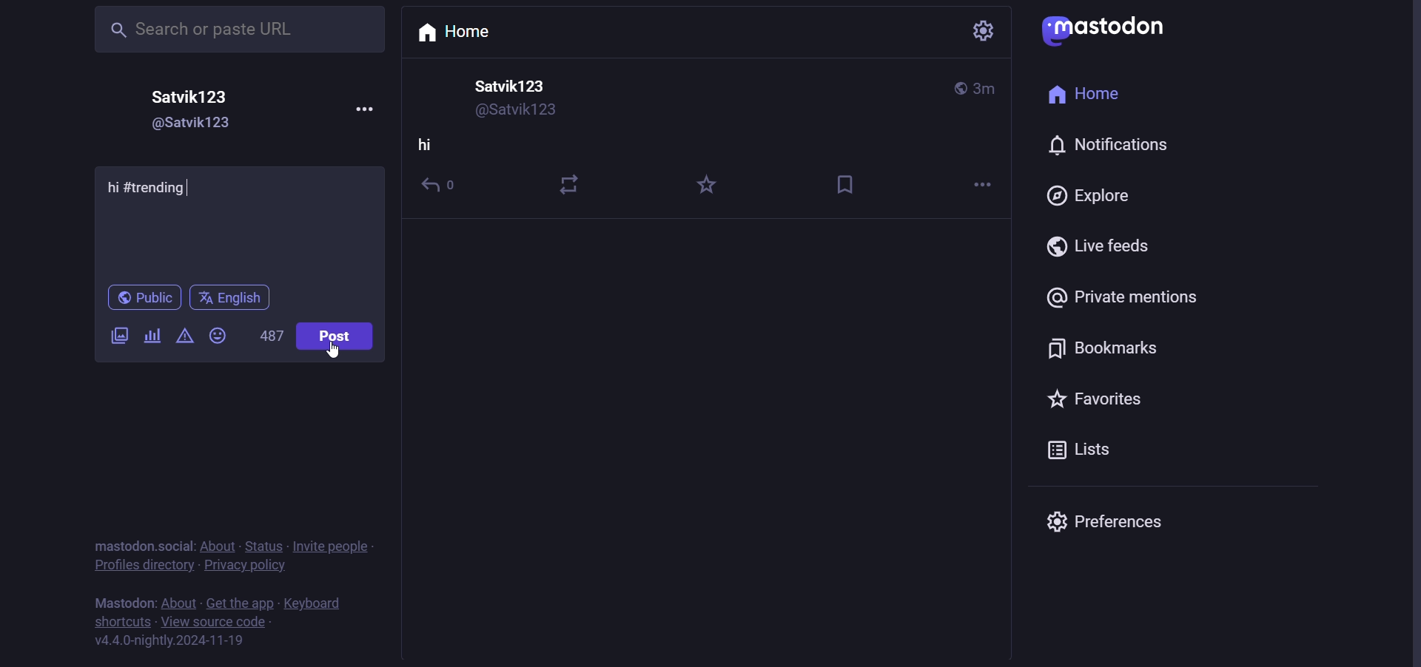  I want to click on live feed, so click(1098, 248).